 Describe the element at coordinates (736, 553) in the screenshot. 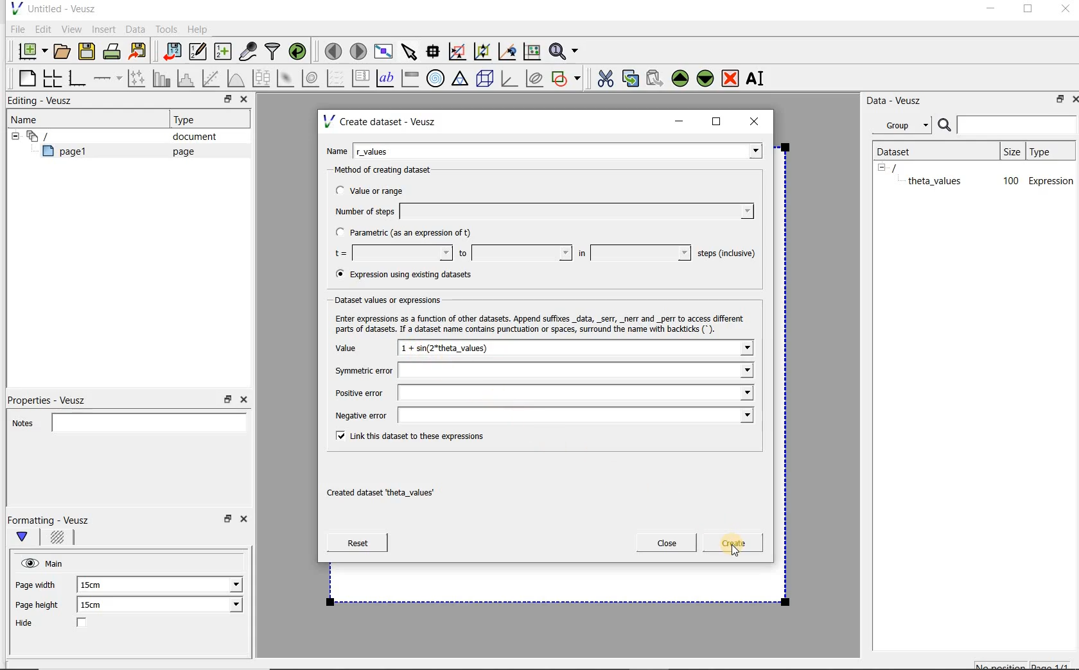

I see `Cursor` at that location.